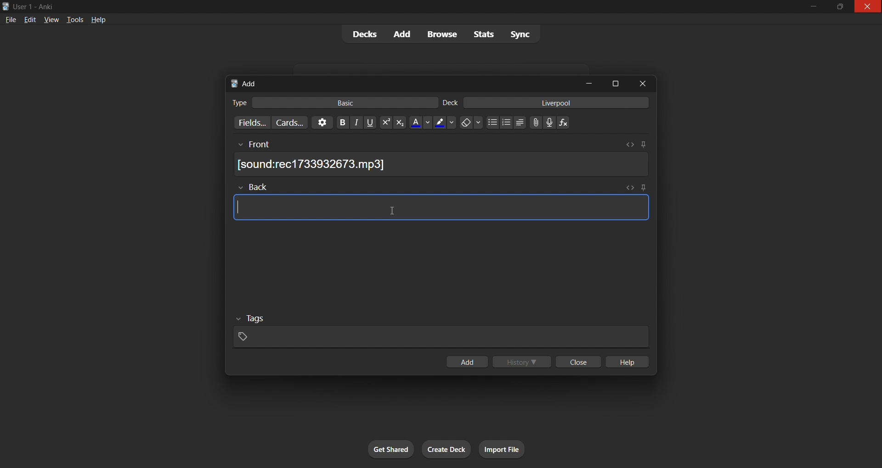 Image resolution: width=882 pixels, height=468 pixels. I want to click on alignment, so click(521, 122).